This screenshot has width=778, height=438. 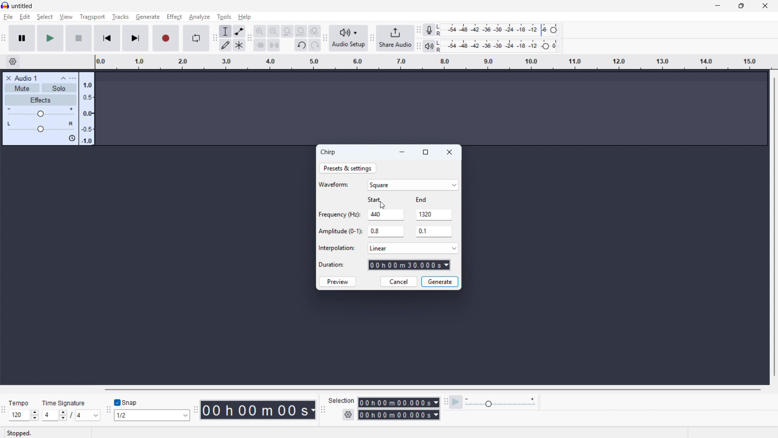 What do you see at coordinates (396, 38) in the screenshot?
I see `Share audio ` at bounding box center [396, 38].